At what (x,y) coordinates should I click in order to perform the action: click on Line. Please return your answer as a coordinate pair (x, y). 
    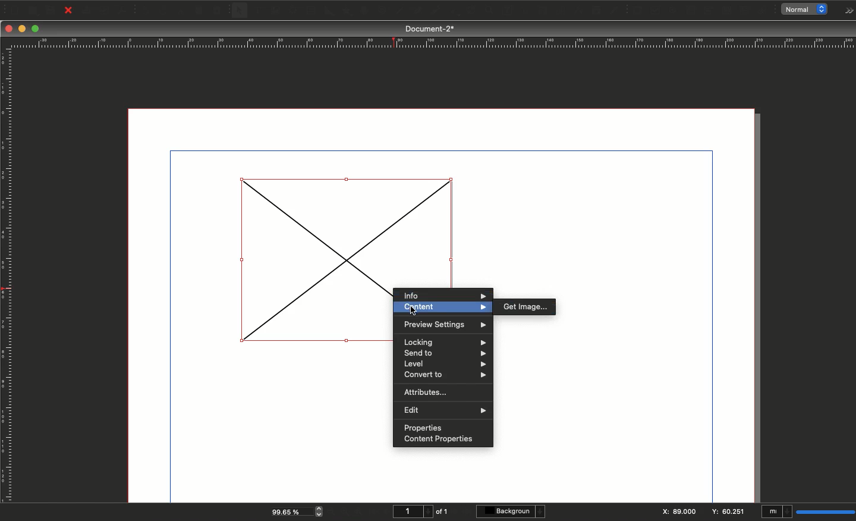
    Looking at the image, I should click on (399, 11).